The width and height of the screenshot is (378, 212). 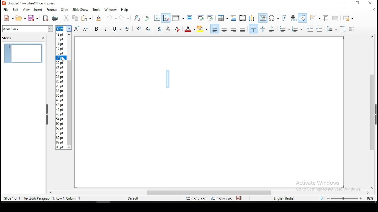 I want to click on show draw functions, so click(x=302, y=18).